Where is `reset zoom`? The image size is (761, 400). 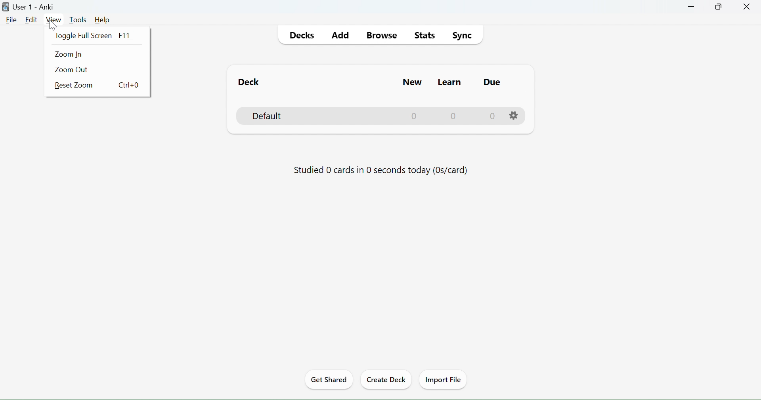
reset zoom is located at coordinates (98, 87).